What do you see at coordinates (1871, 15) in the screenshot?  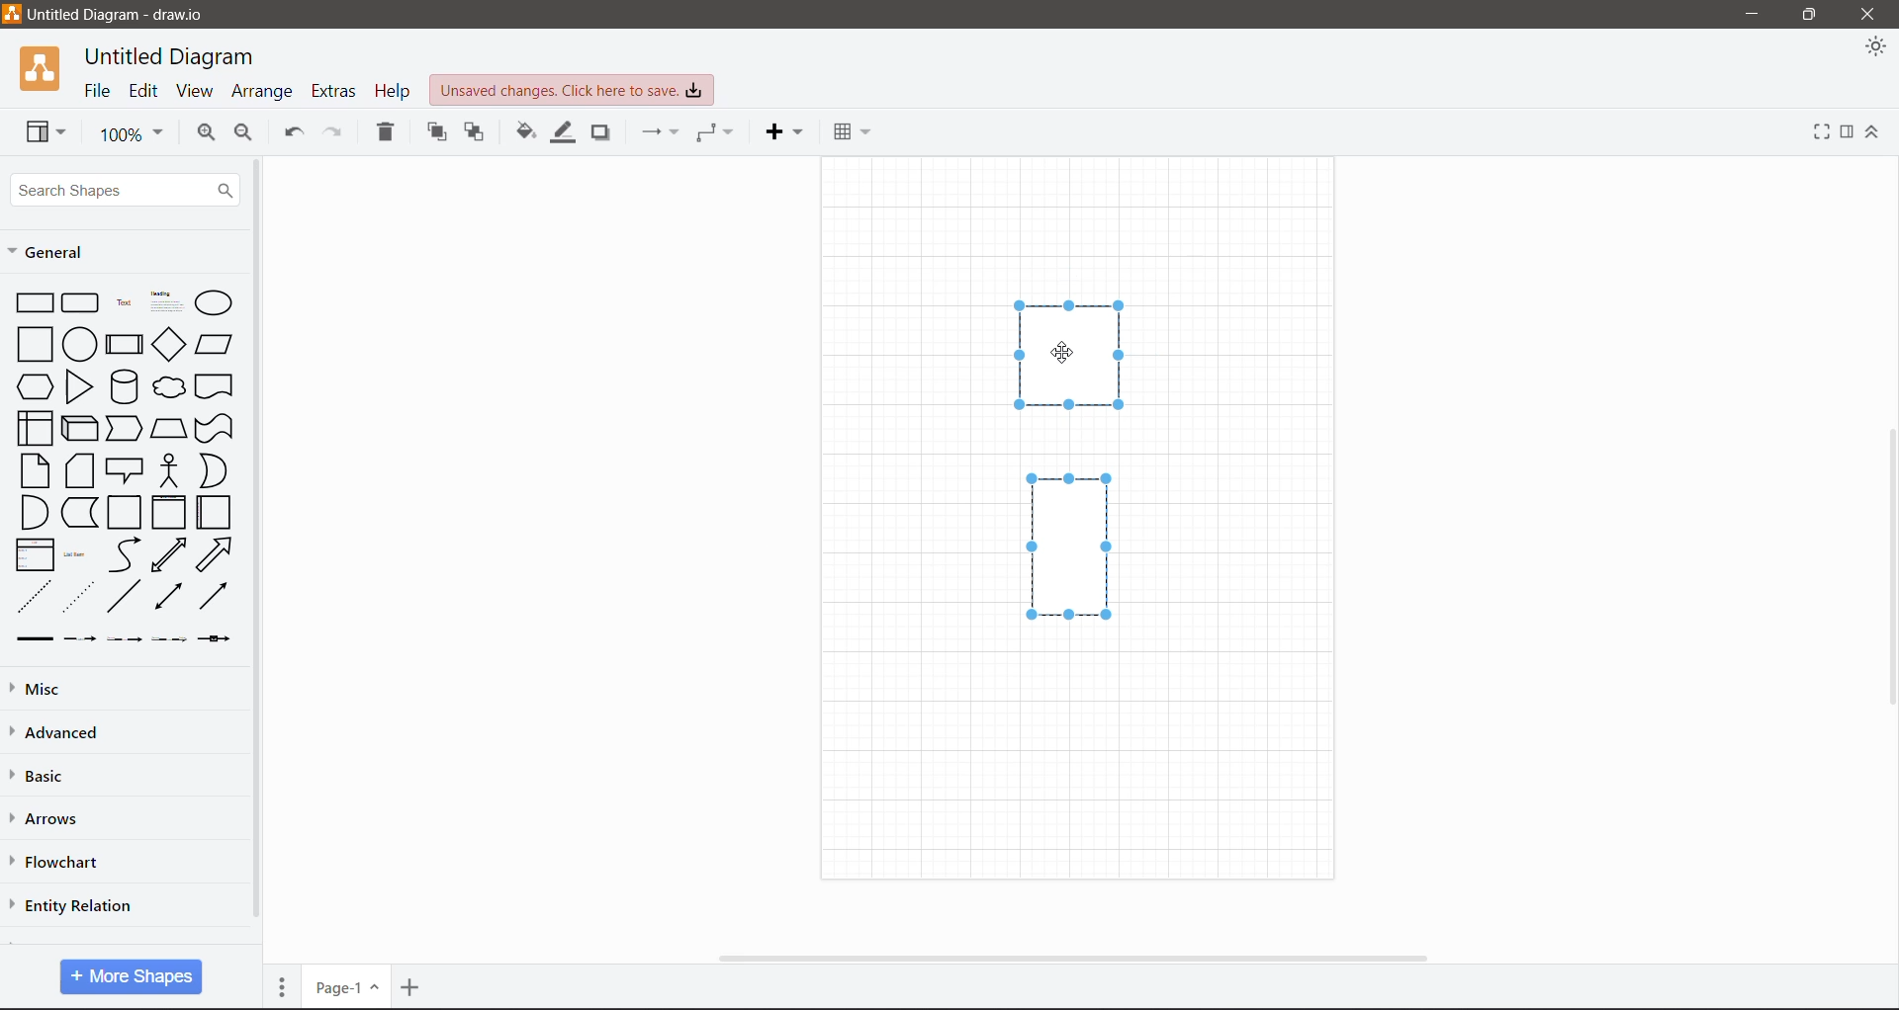 I see `Close` at bounding box center [1871, 15].